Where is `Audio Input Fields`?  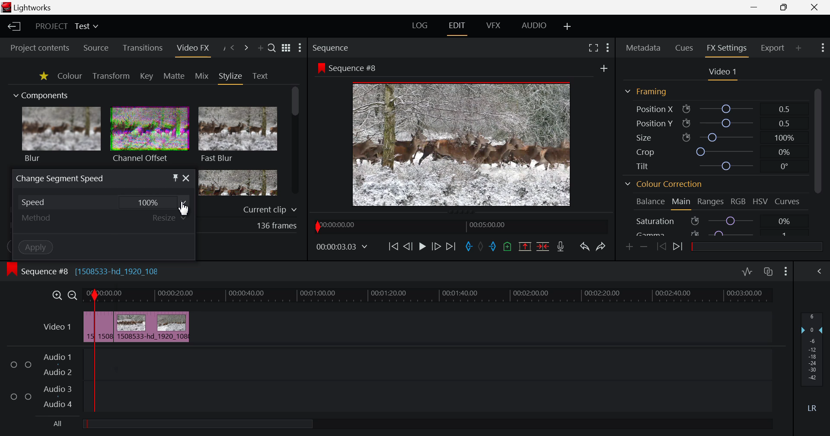
Audio Input Fields is located at coordinates (386, 381).